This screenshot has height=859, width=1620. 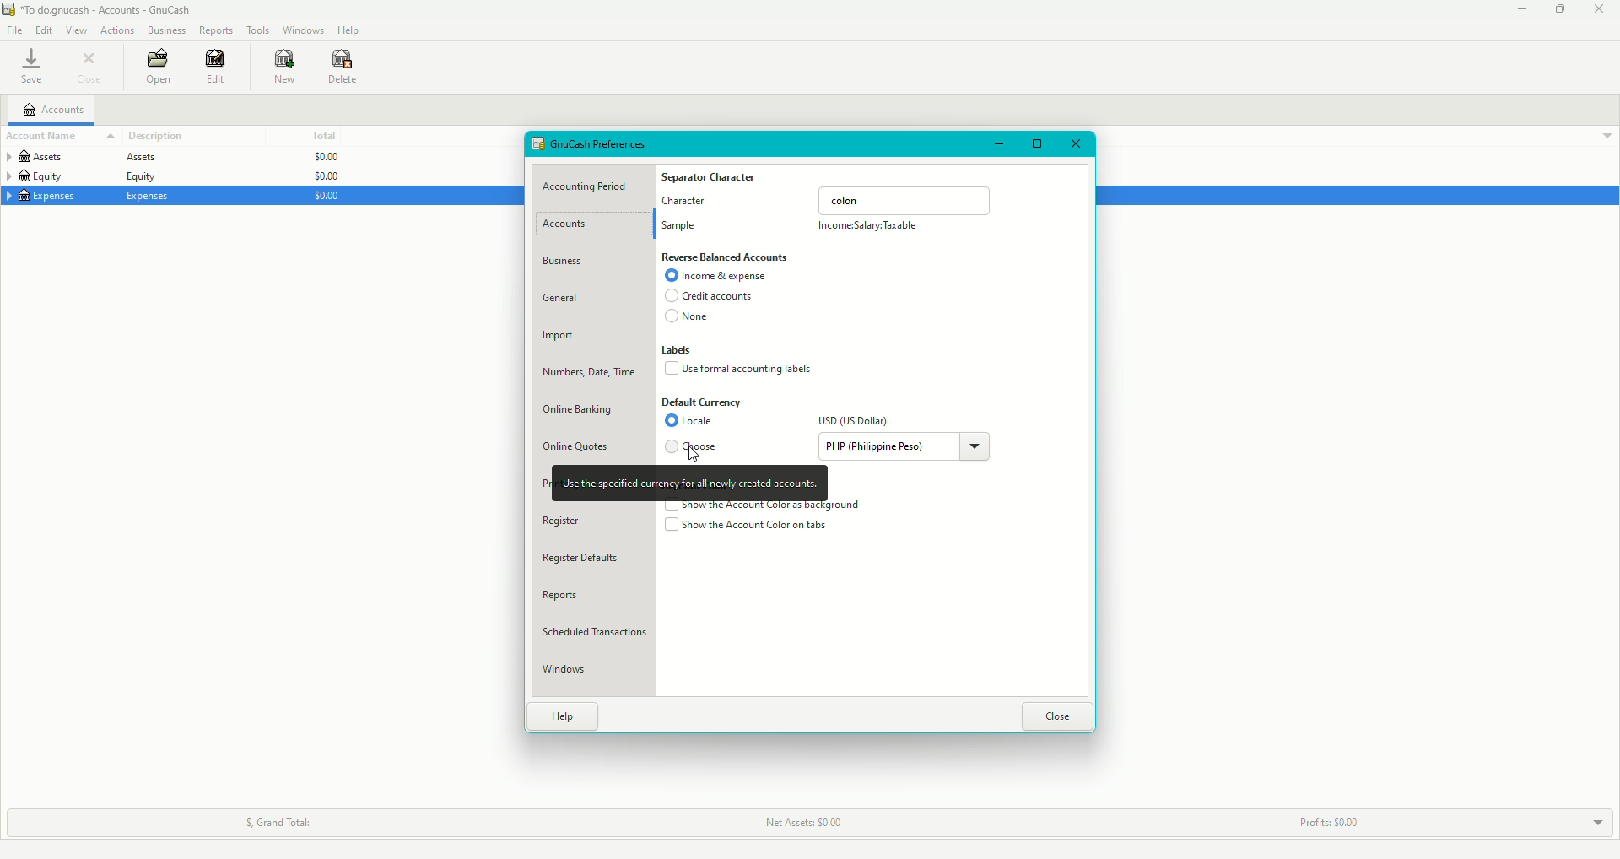 What do you see at coordinates (798, 823) in the screenshot?
I see `Net Assets` at bounding box center [798, 823].